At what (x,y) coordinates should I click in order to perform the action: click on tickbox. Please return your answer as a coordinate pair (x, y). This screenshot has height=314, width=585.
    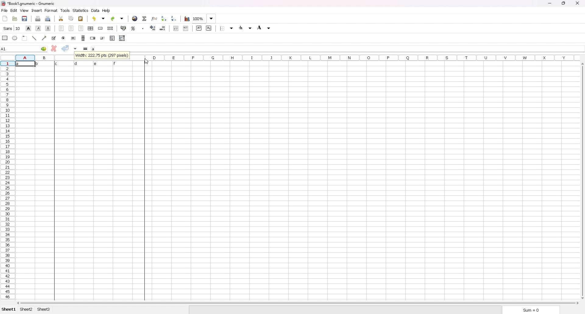
    Looking at the image, I should click on (54, 38).